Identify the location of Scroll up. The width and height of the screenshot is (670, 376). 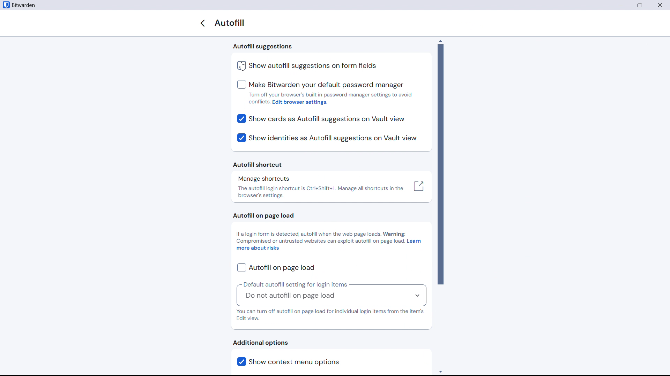
(440, 40).